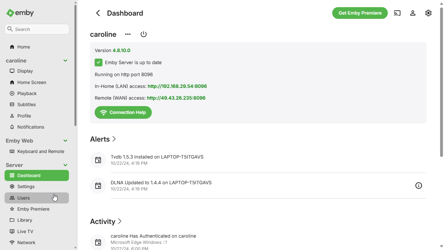 The height and width of the screenshot is (250, 444). I want to click on emby, so click(20, 13).